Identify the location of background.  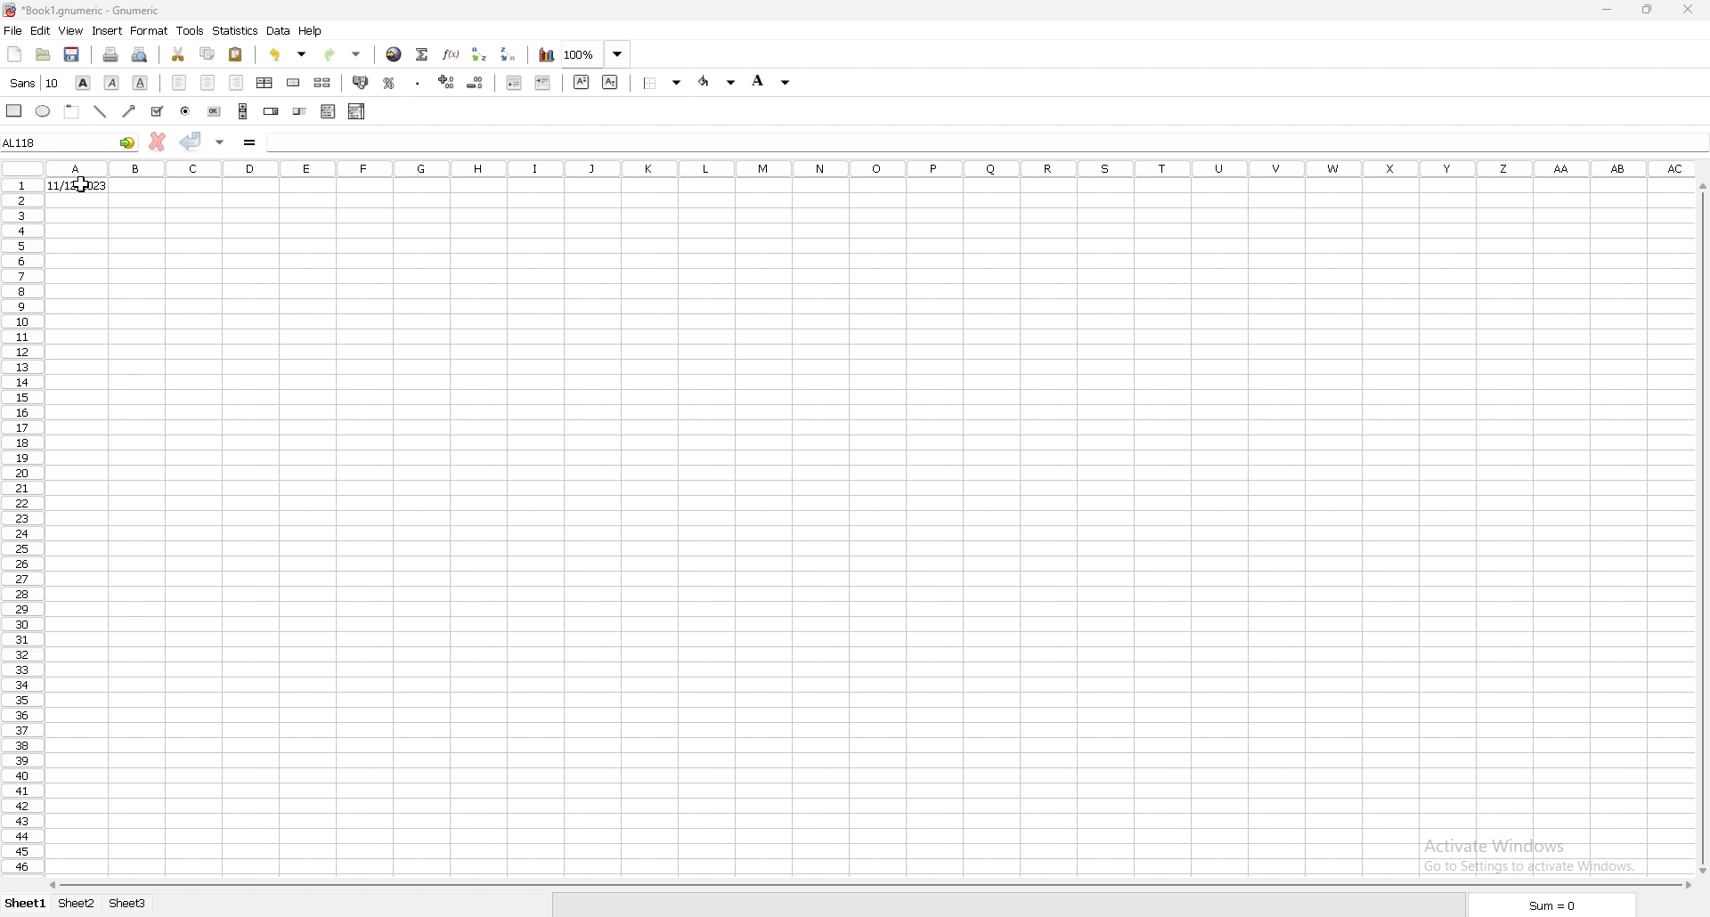
(770, 82).